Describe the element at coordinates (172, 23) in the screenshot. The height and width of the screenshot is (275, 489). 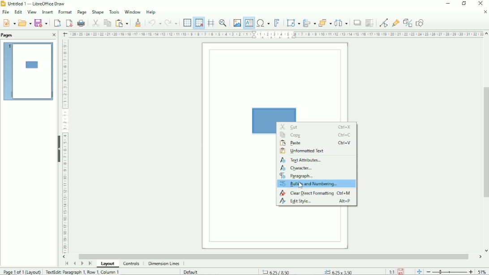
I see `Redo` at that location.